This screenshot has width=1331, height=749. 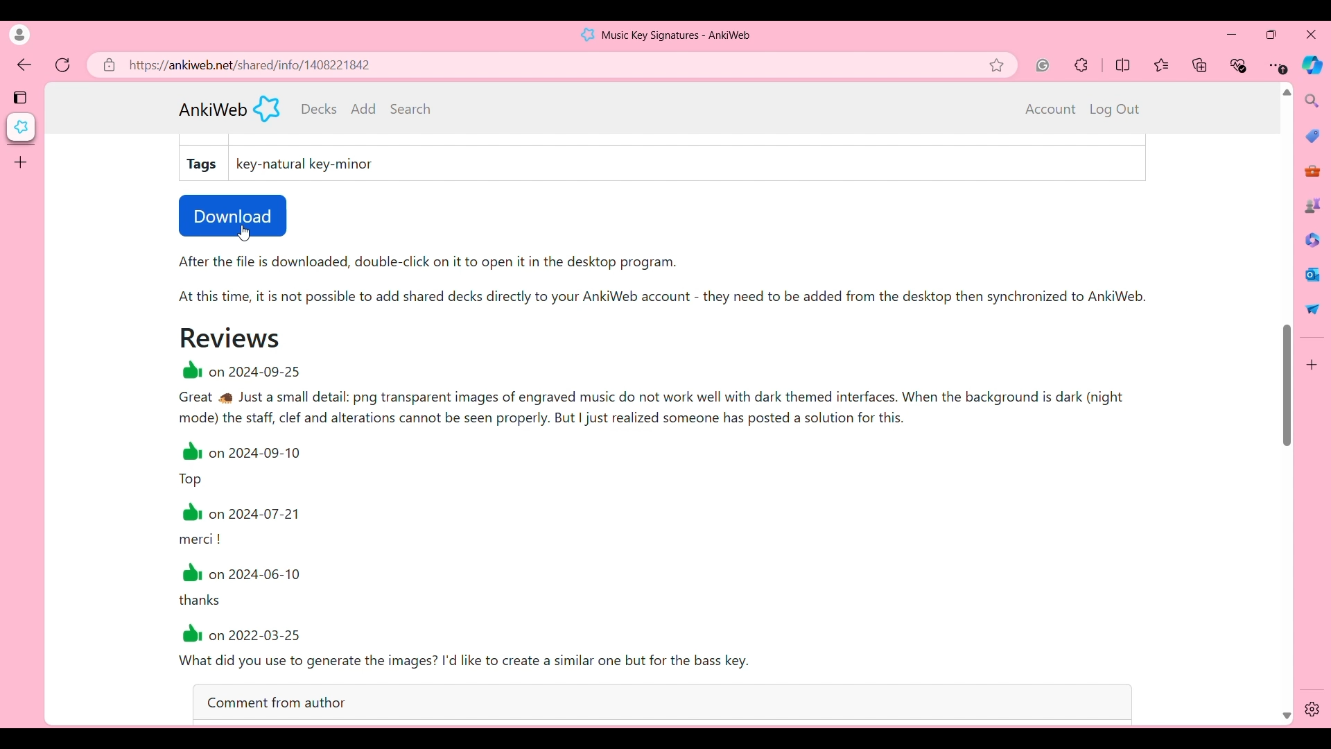 What do you see at coordinates (1287, 716) in the screenshot?
I see `Quick slide to bottom` at bounding box center [1287, 716].